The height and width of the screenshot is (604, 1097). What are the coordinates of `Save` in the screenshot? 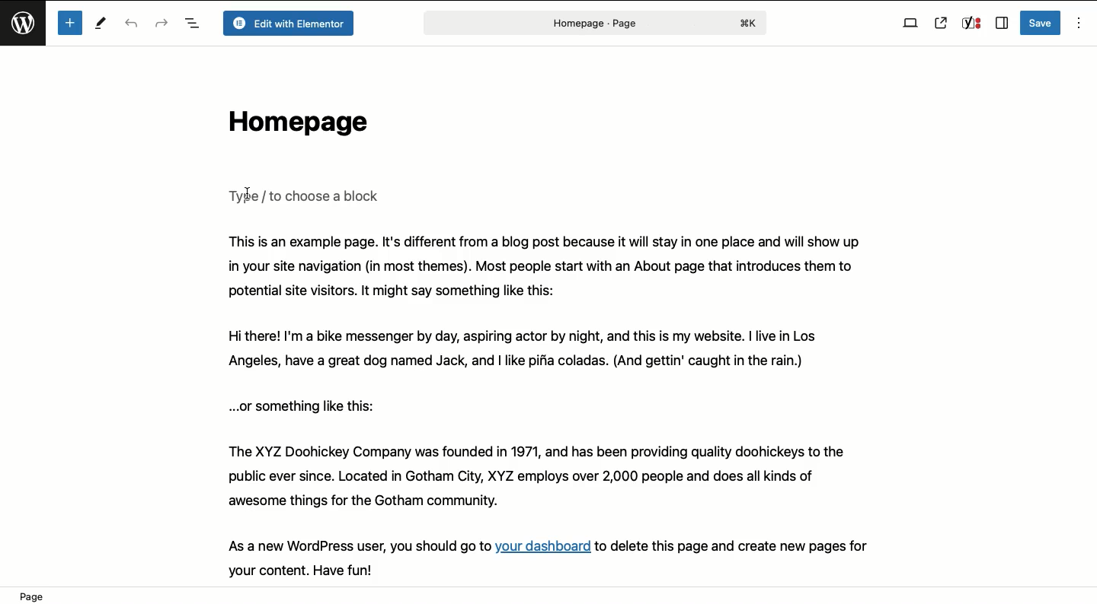 It's located at (1041, 23).